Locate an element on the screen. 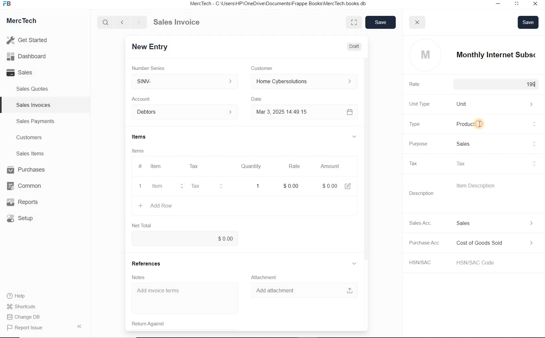  Purpose is located at coordinates (418, 144).